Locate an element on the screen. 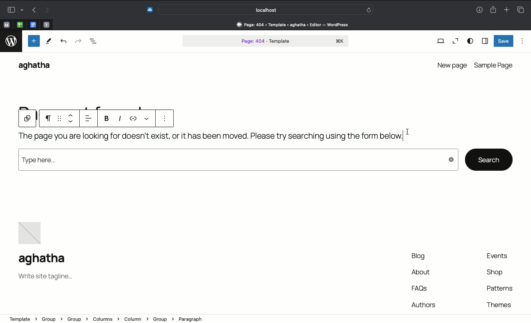  Left align is located at coordinates (90, 119).